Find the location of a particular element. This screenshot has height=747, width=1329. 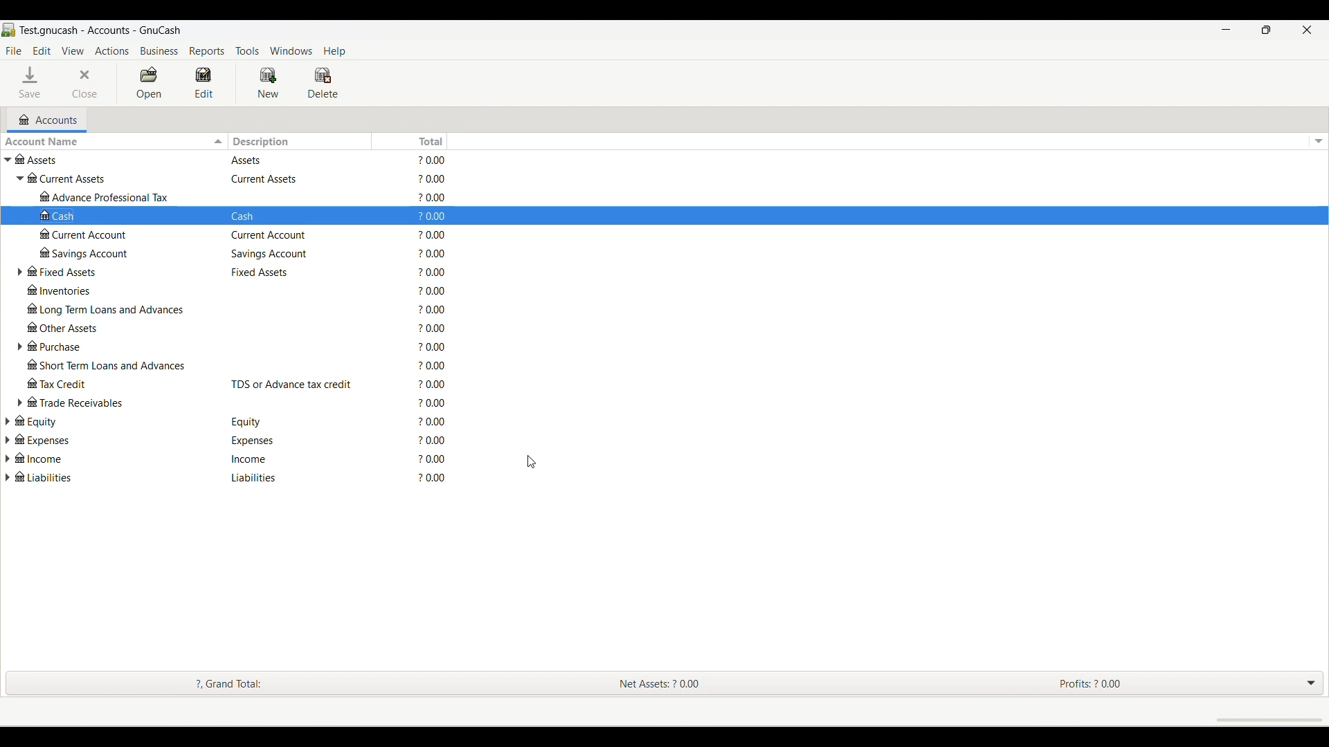

Description column is located at coordinates (297, 141).